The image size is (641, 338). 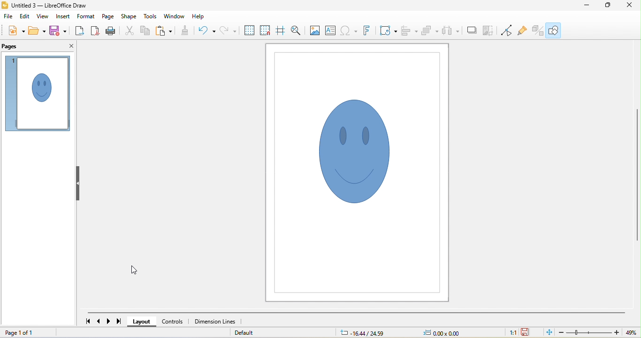 I want to click on zoom and pan, so click(x=297, y=31).